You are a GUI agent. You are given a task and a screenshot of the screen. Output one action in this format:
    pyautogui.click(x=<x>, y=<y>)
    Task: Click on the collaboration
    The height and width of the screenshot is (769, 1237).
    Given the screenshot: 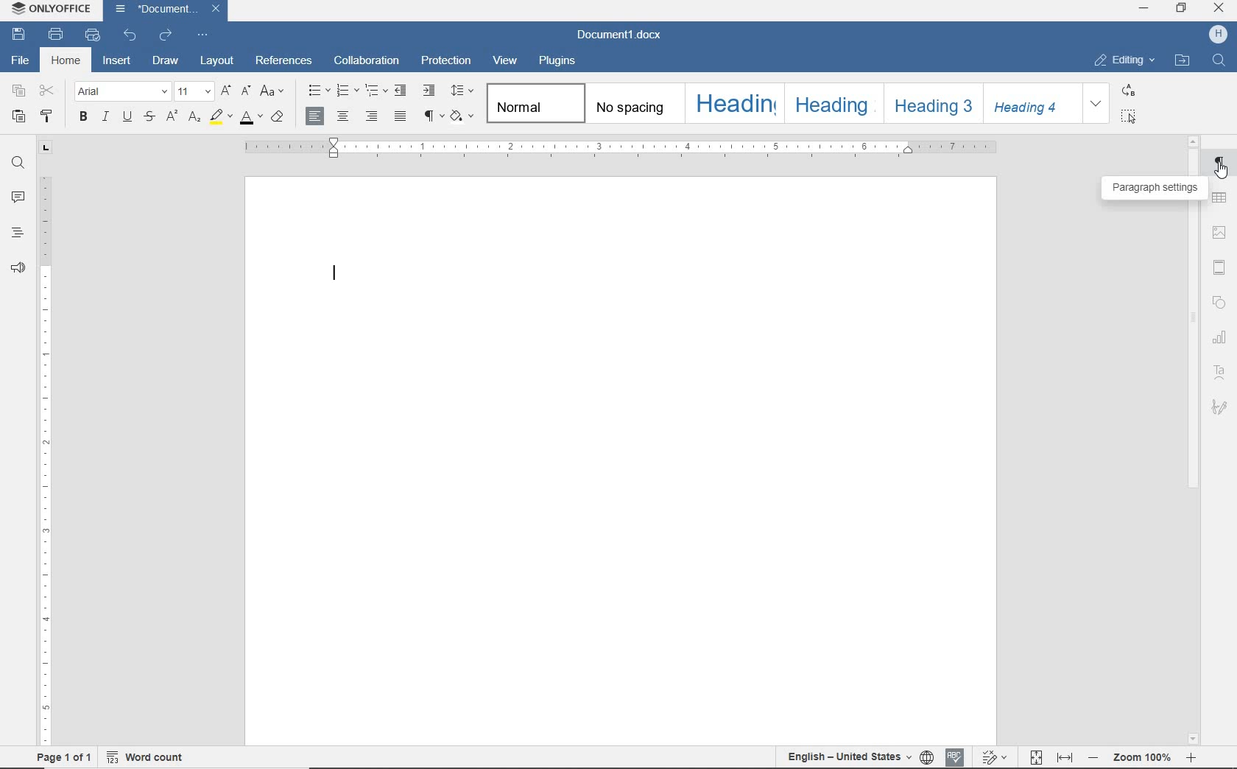 What is the action you would take?
    pyautogui.click(x=369, y=61)
    